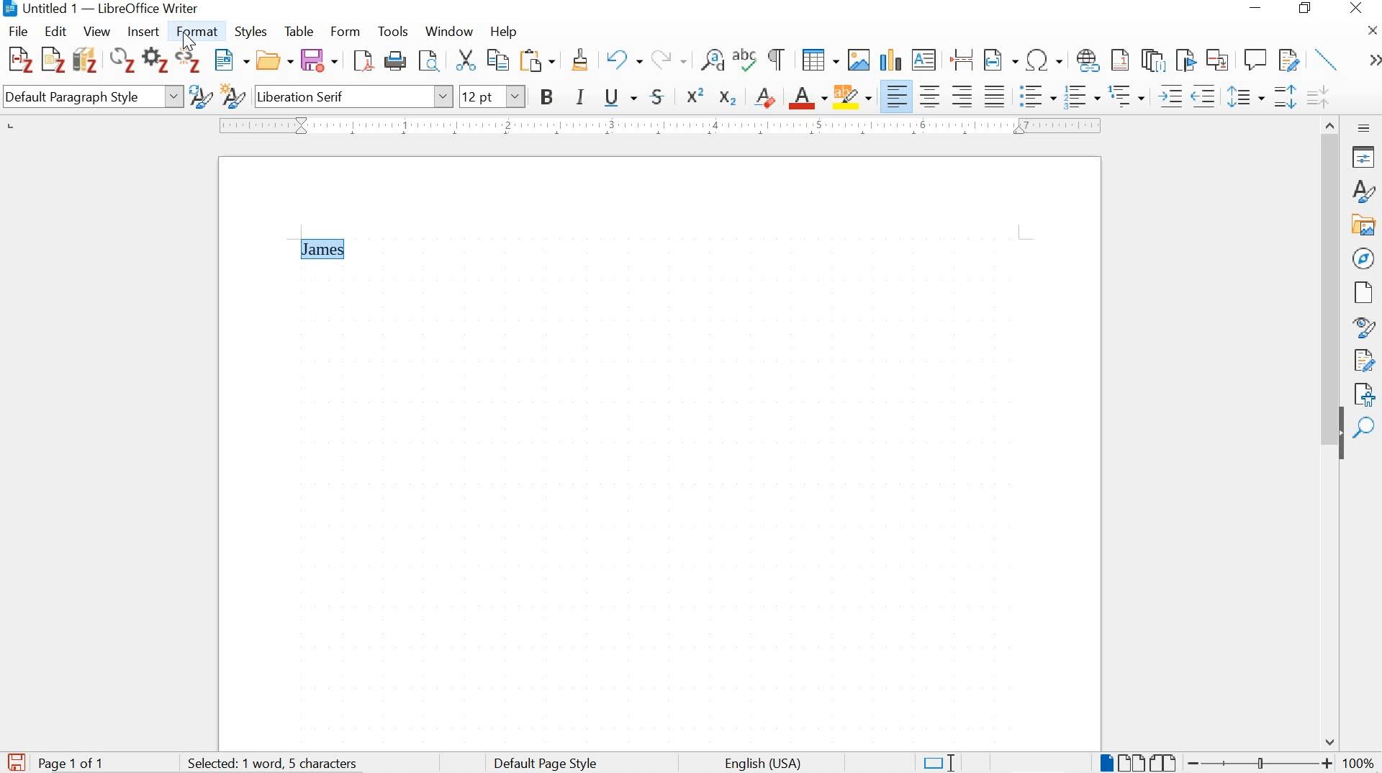 This screenshot has width=1382, height=773. Describe the element at coordinates (1245, 97) in the screenshot. I see `set line spacing` at that location.